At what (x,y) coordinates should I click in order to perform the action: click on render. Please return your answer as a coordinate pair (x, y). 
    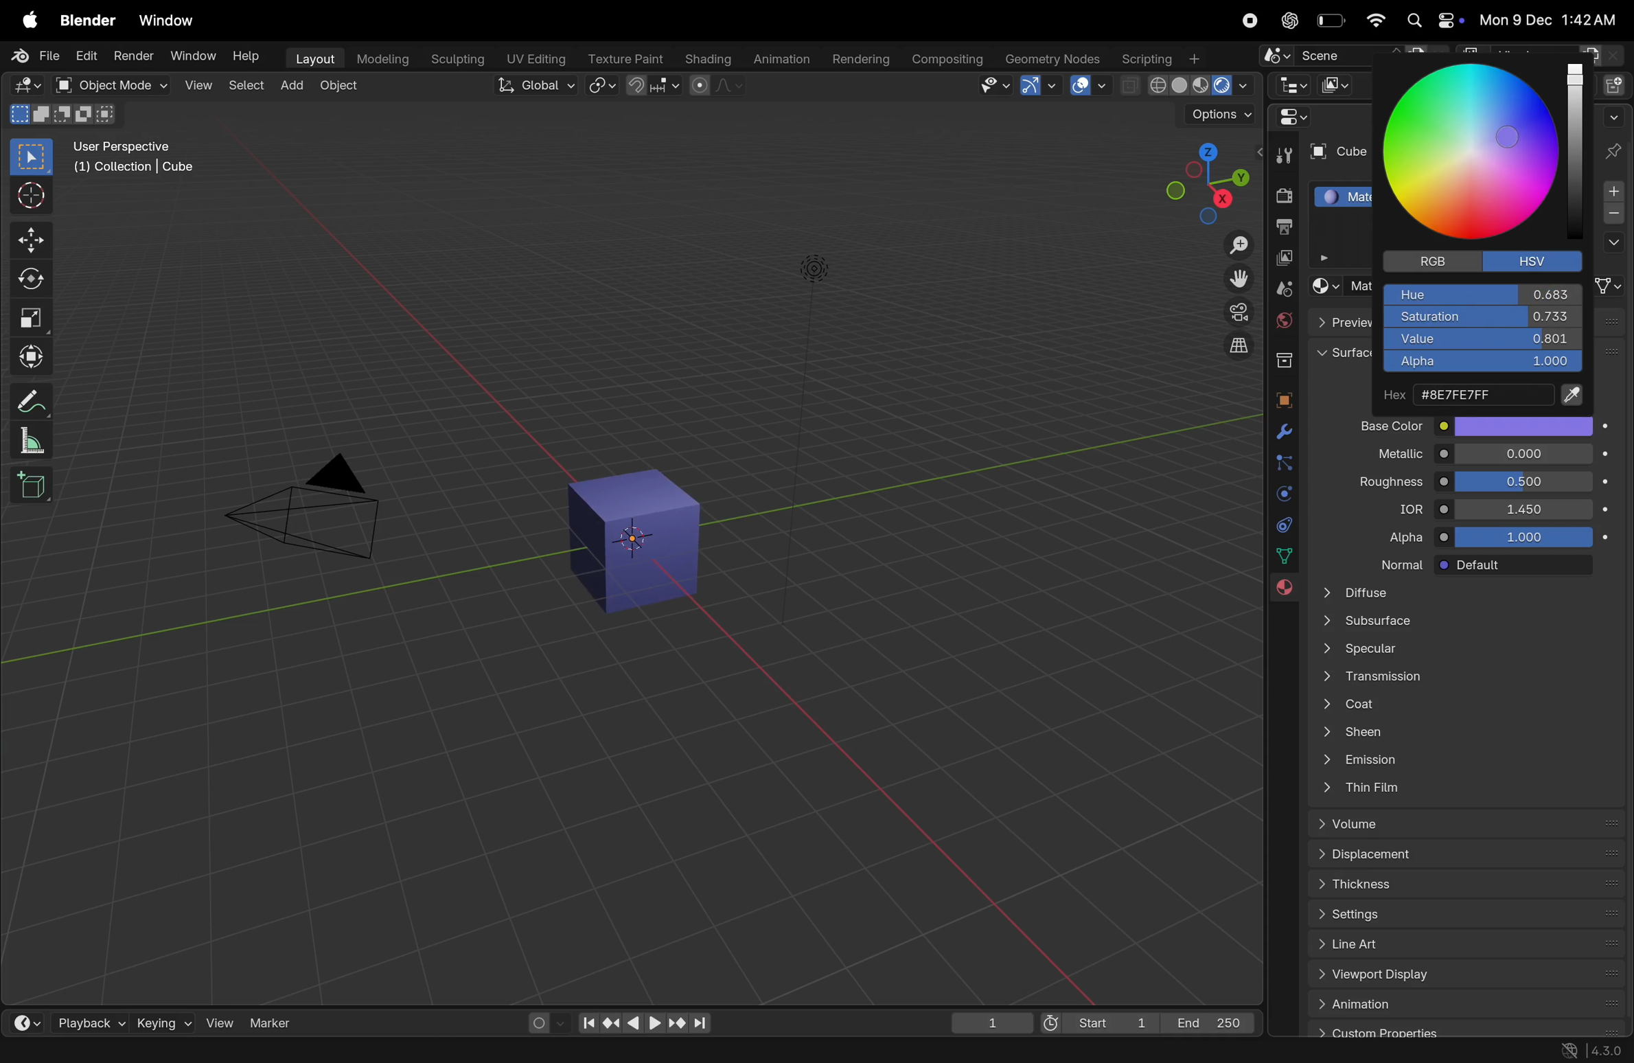
    Looking at the image, I should click on (1280, 196).